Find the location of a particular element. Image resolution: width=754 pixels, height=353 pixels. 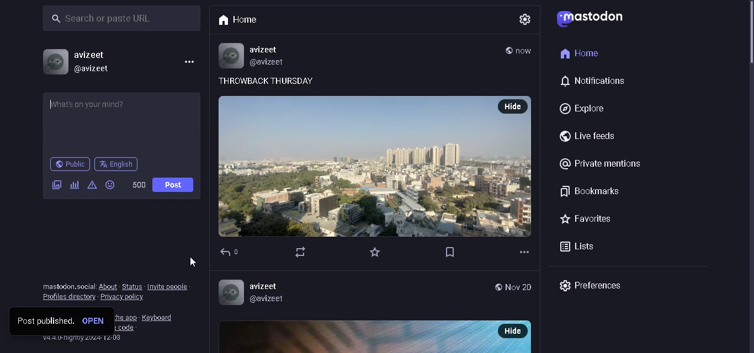

@avizeet is located at coordinates (270, 299).